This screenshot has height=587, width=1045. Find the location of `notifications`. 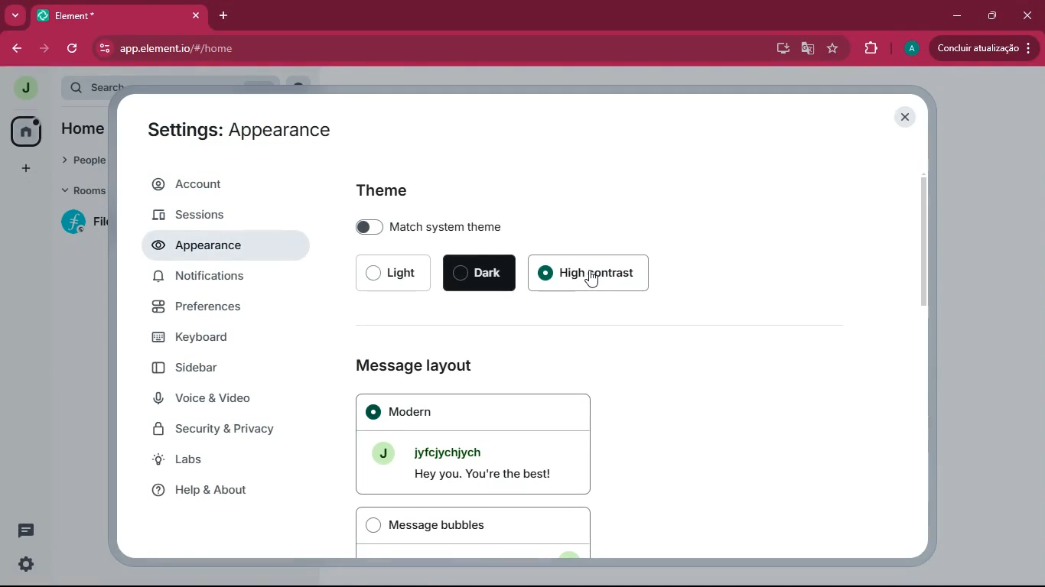

notifications is located at coordinates (226, 277).